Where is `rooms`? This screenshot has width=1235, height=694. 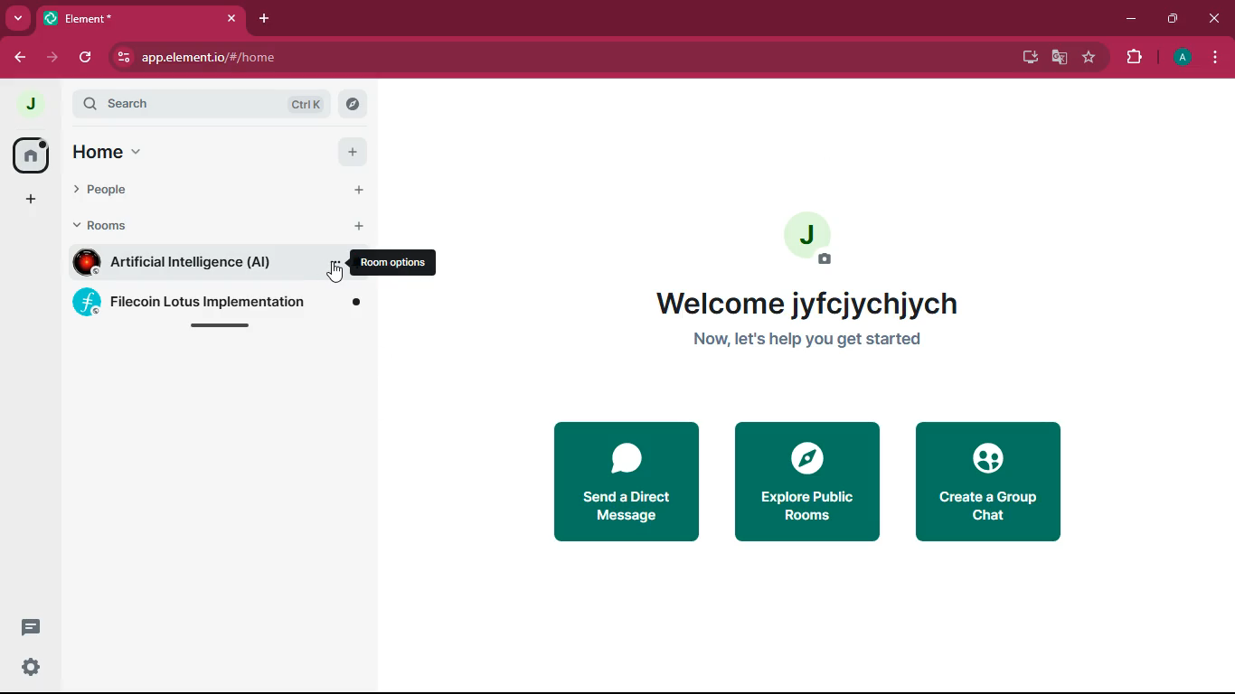
rooms is located at coordinates (214, 304).